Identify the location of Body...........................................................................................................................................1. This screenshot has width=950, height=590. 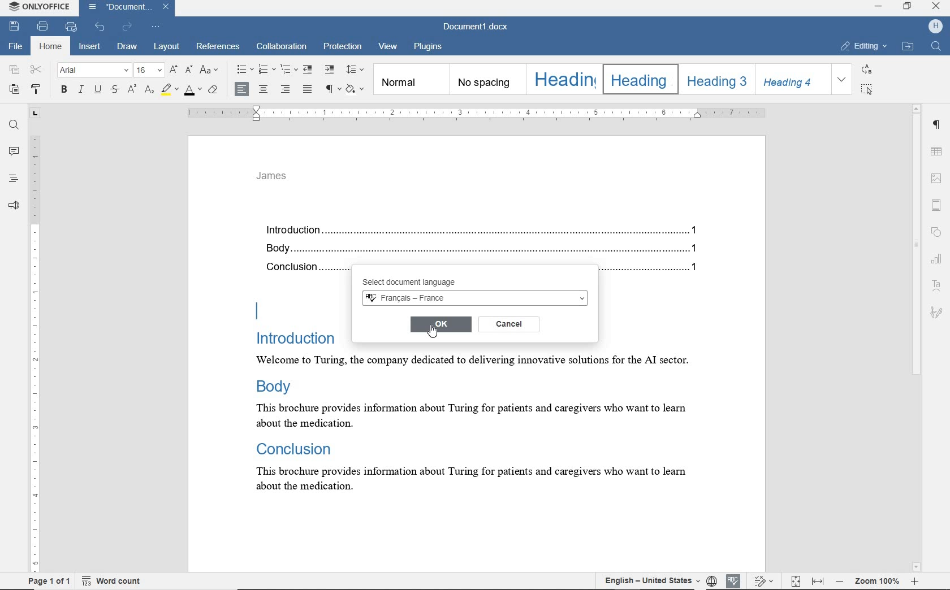
(486, 249).